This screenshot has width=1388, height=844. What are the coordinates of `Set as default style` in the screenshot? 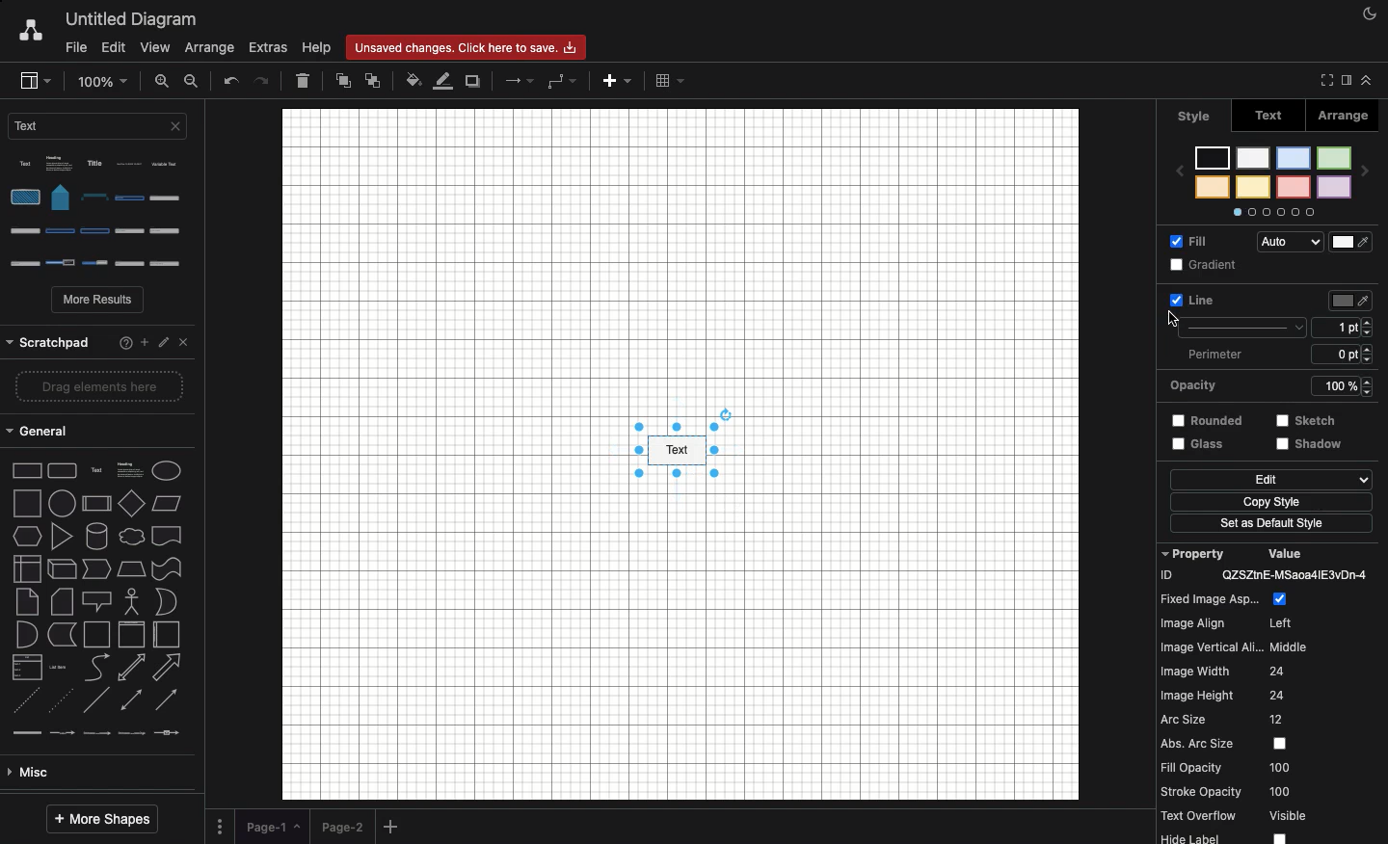 It's located at (1272, 500).